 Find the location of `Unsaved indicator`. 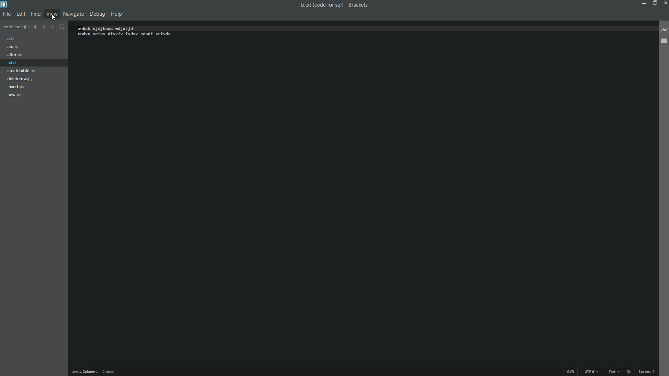

Unsaved indicator is located at coordinates (631, 372).